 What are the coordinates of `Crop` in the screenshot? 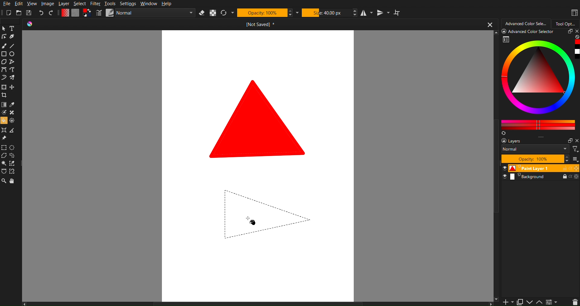 It's located at (5, 96).